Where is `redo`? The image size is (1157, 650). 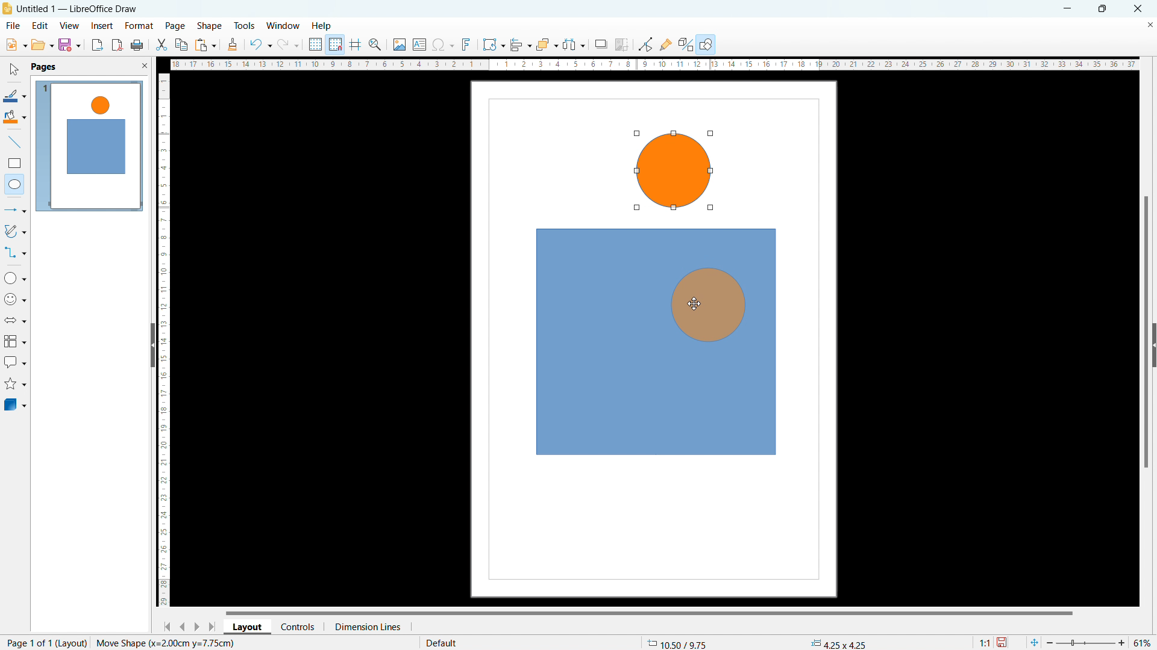 redo is located at coordinates (288, 45).